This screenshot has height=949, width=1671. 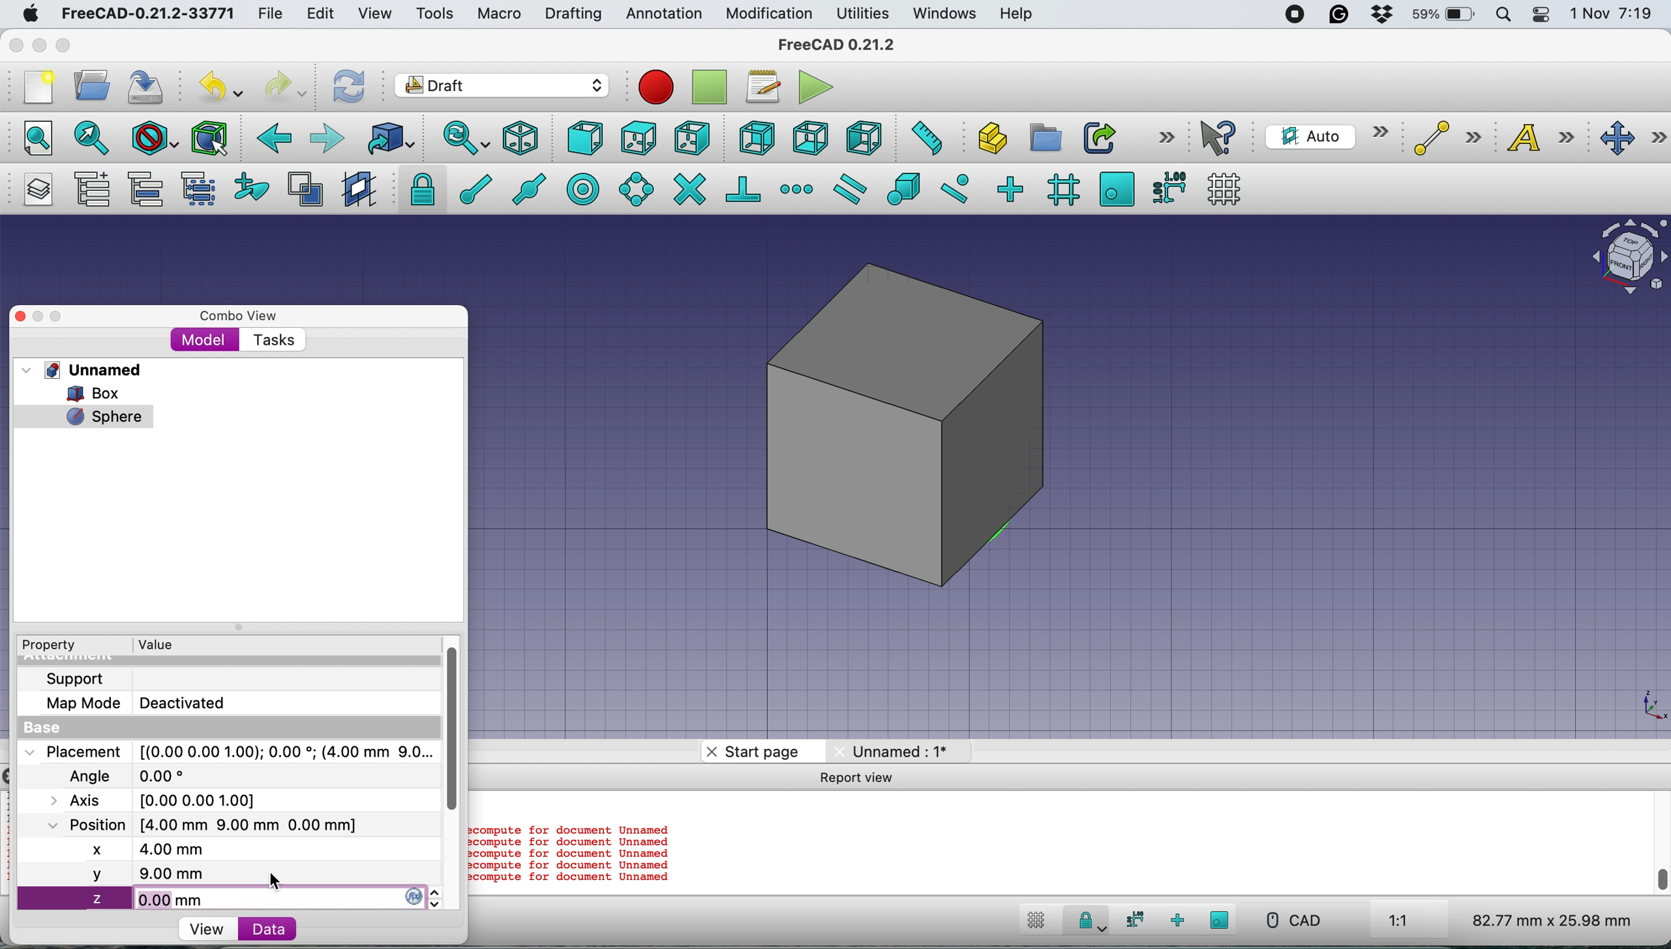 I want to click on snap lock, so click(x=1085, y=923).